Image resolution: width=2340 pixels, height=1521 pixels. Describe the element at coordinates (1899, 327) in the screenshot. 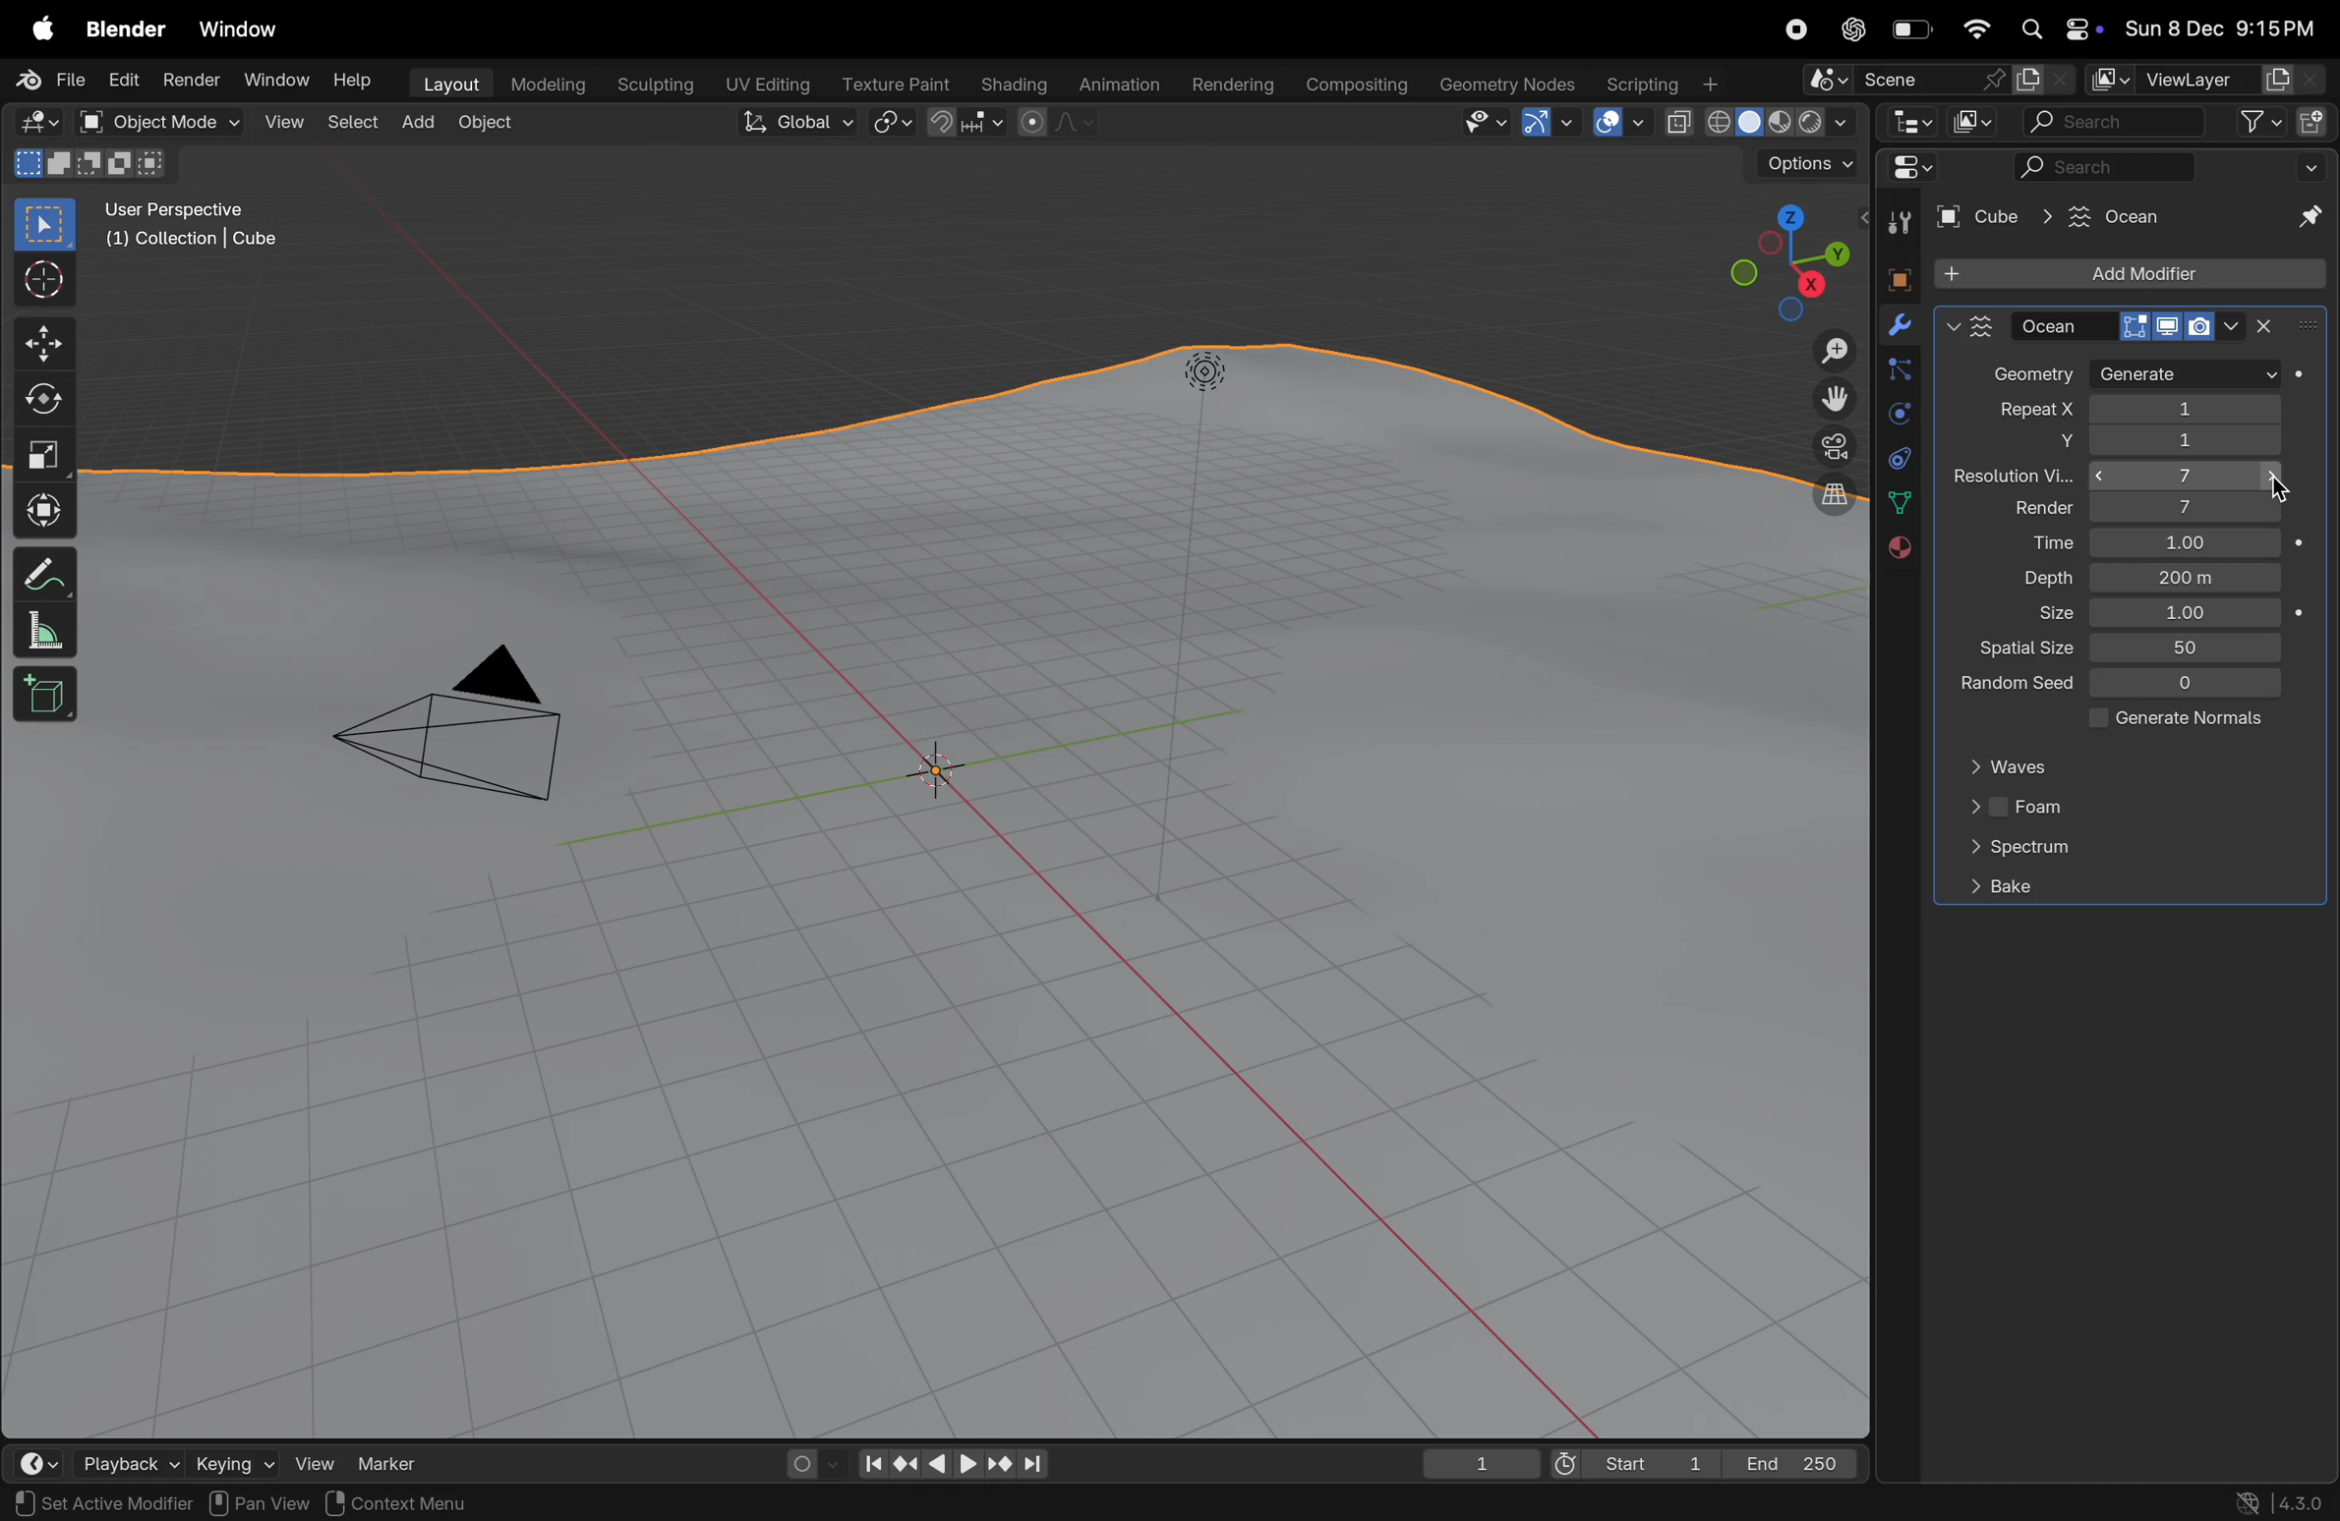

I see `modifiers` at that location.